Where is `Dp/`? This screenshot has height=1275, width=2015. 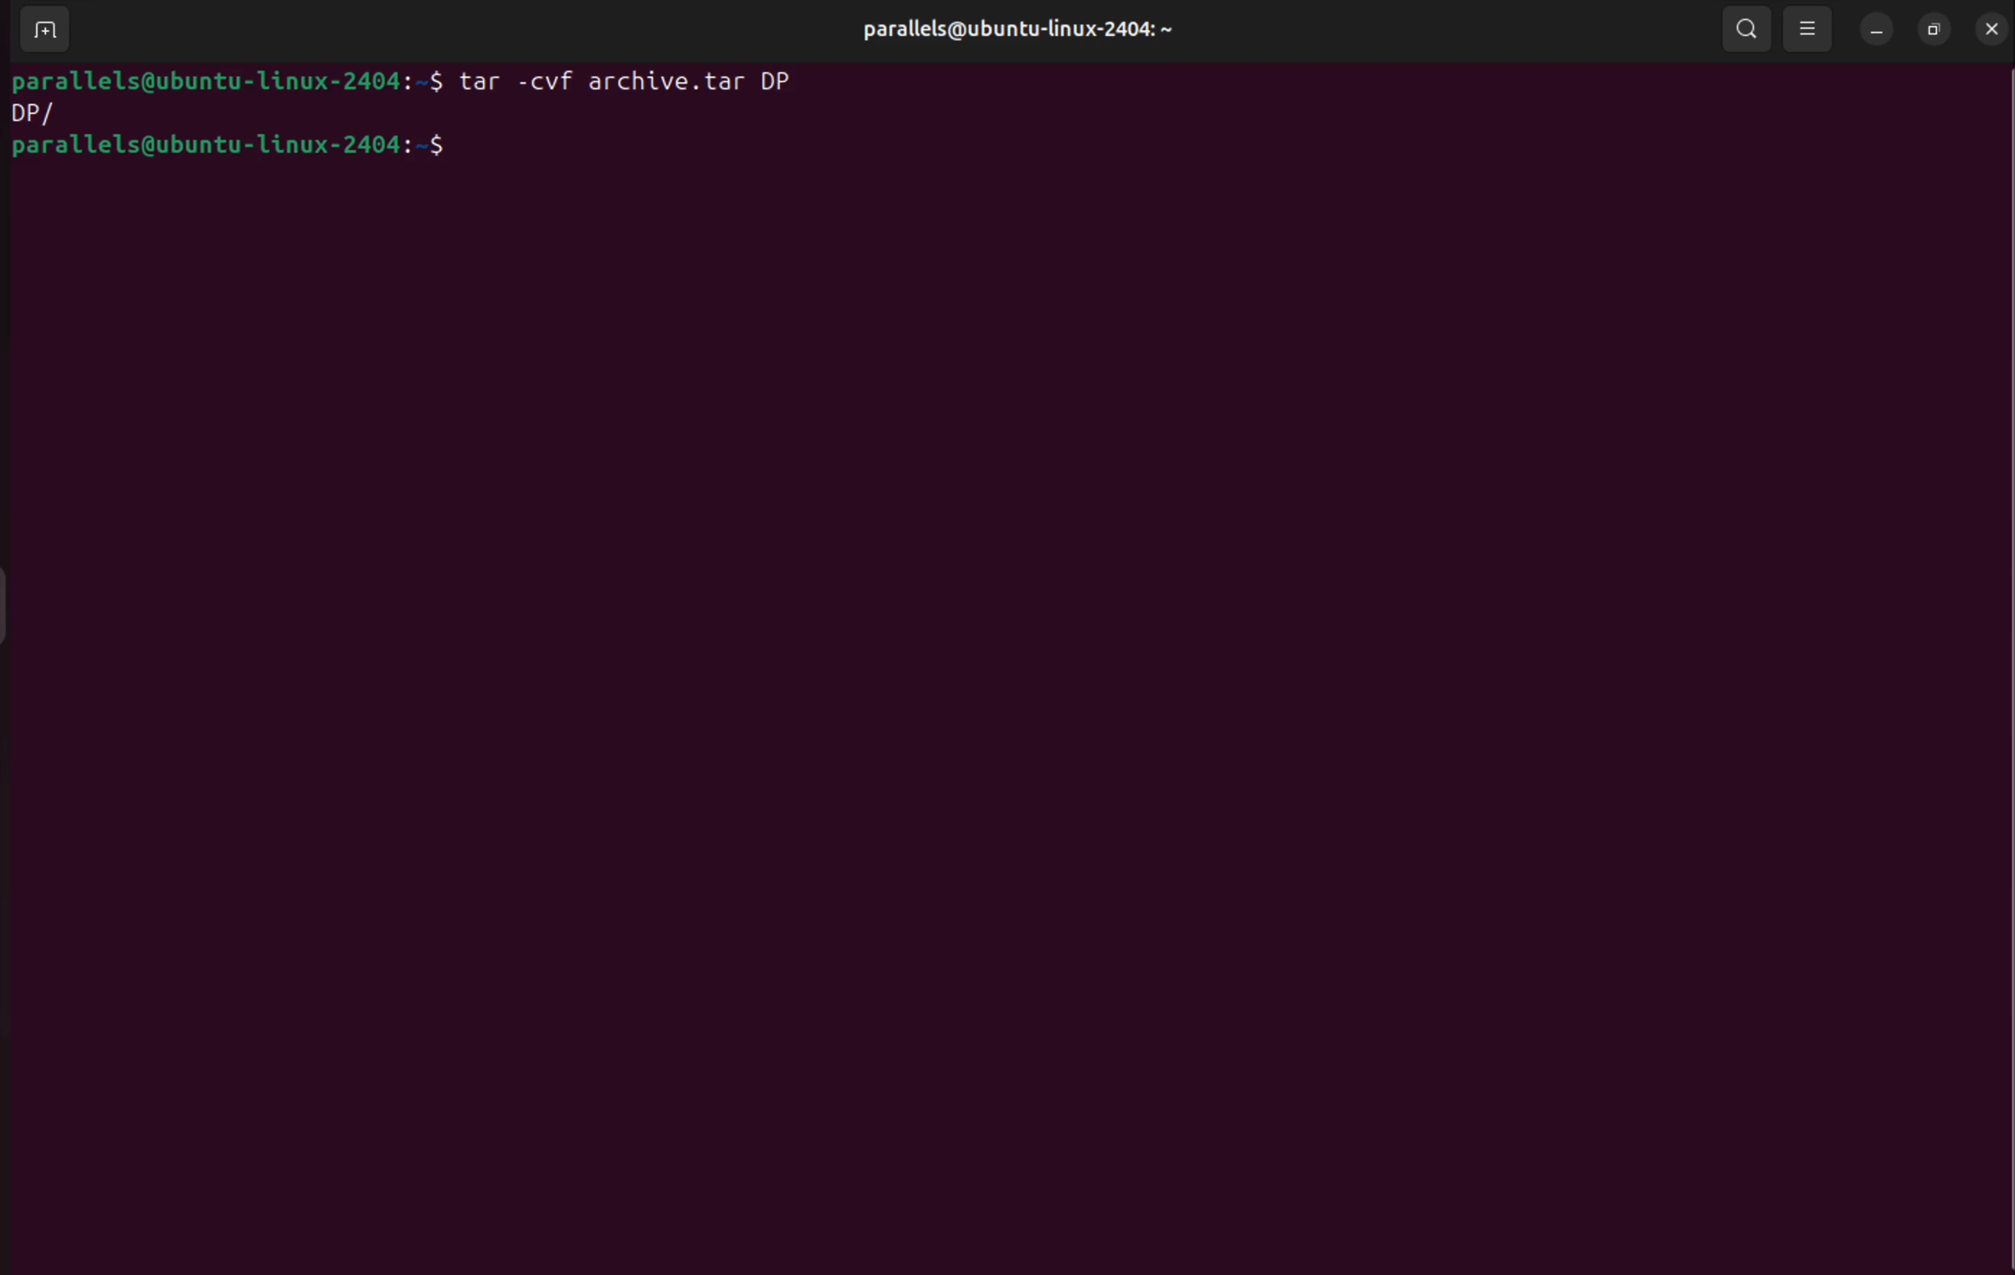
Dp/ is located at coordinates (46, 114).